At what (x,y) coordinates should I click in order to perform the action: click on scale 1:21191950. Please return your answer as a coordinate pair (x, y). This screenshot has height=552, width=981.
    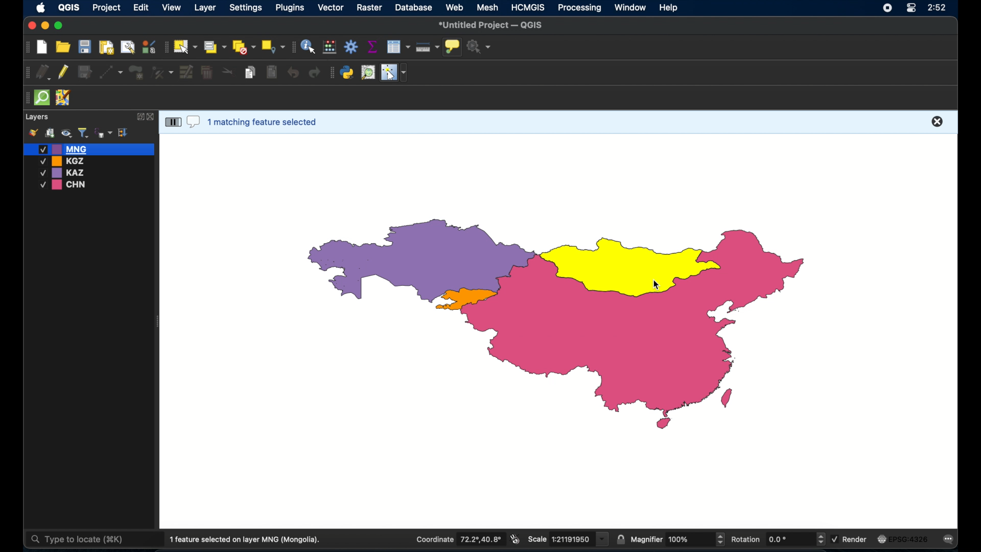
    Looking at the image, I should click on (569, 539).